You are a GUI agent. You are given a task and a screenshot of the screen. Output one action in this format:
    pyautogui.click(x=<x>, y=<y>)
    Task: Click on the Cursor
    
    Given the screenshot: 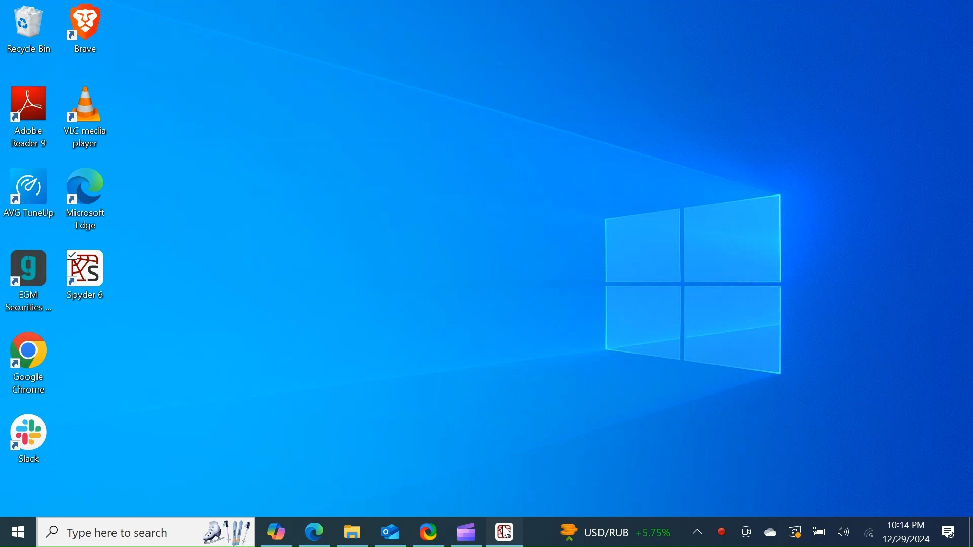 What is the action you would take?
    pyautogui.click(x=504, y=532)
    